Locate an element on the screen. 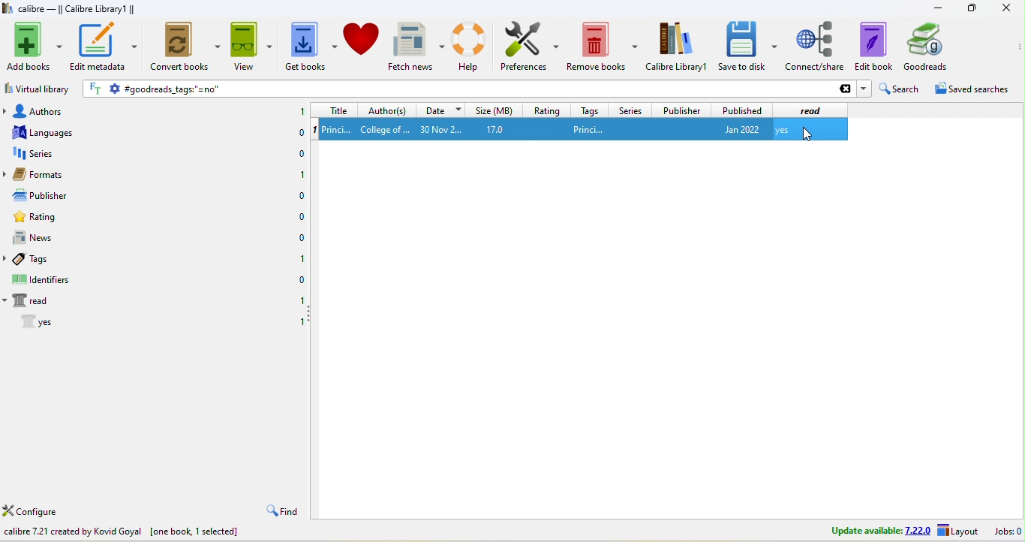  logo is located at coordinates (7, 8).